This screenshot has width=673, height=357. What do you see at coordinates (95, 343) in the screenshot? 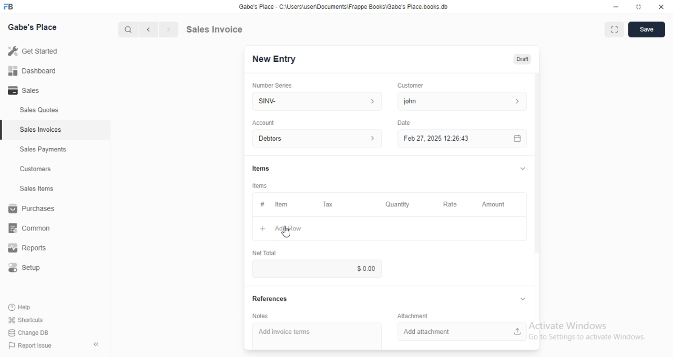
I see `collapse` at bounding box center [95, 343].